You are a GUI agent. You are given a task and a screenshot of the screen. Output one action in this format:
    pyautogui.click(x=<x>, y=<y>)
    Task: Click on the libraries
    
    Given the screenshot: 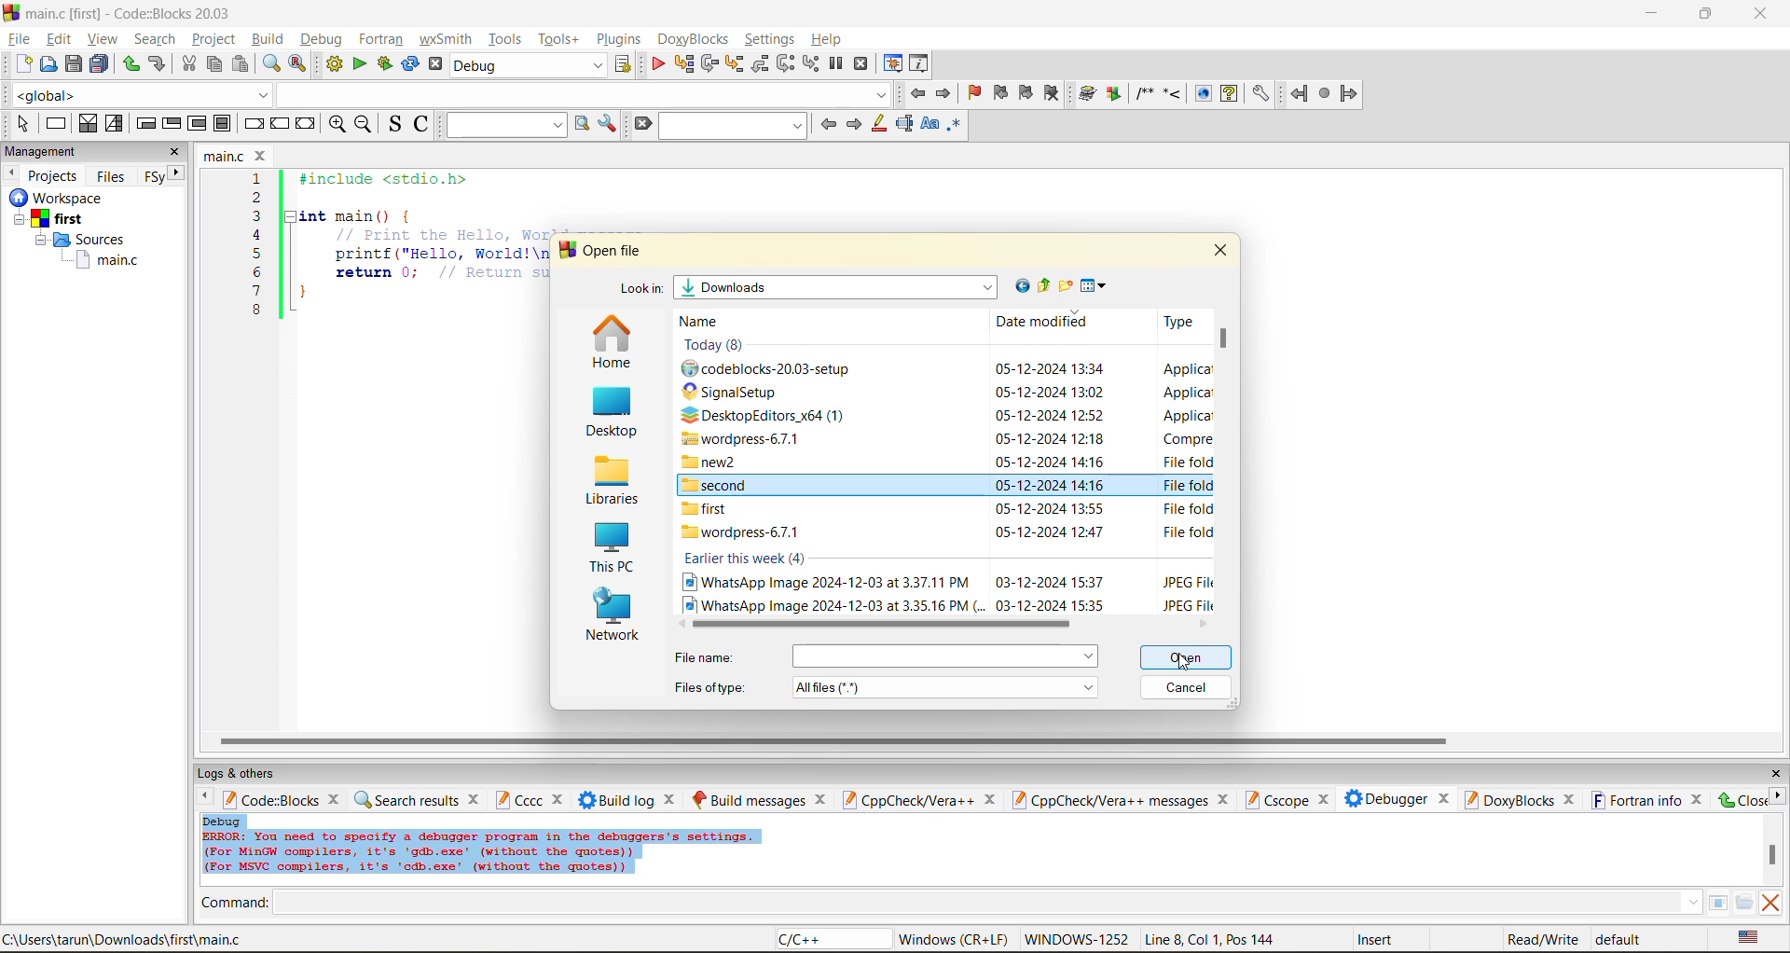 What is the action you would take?
    pyautogui.click(x=610, y=481)
    